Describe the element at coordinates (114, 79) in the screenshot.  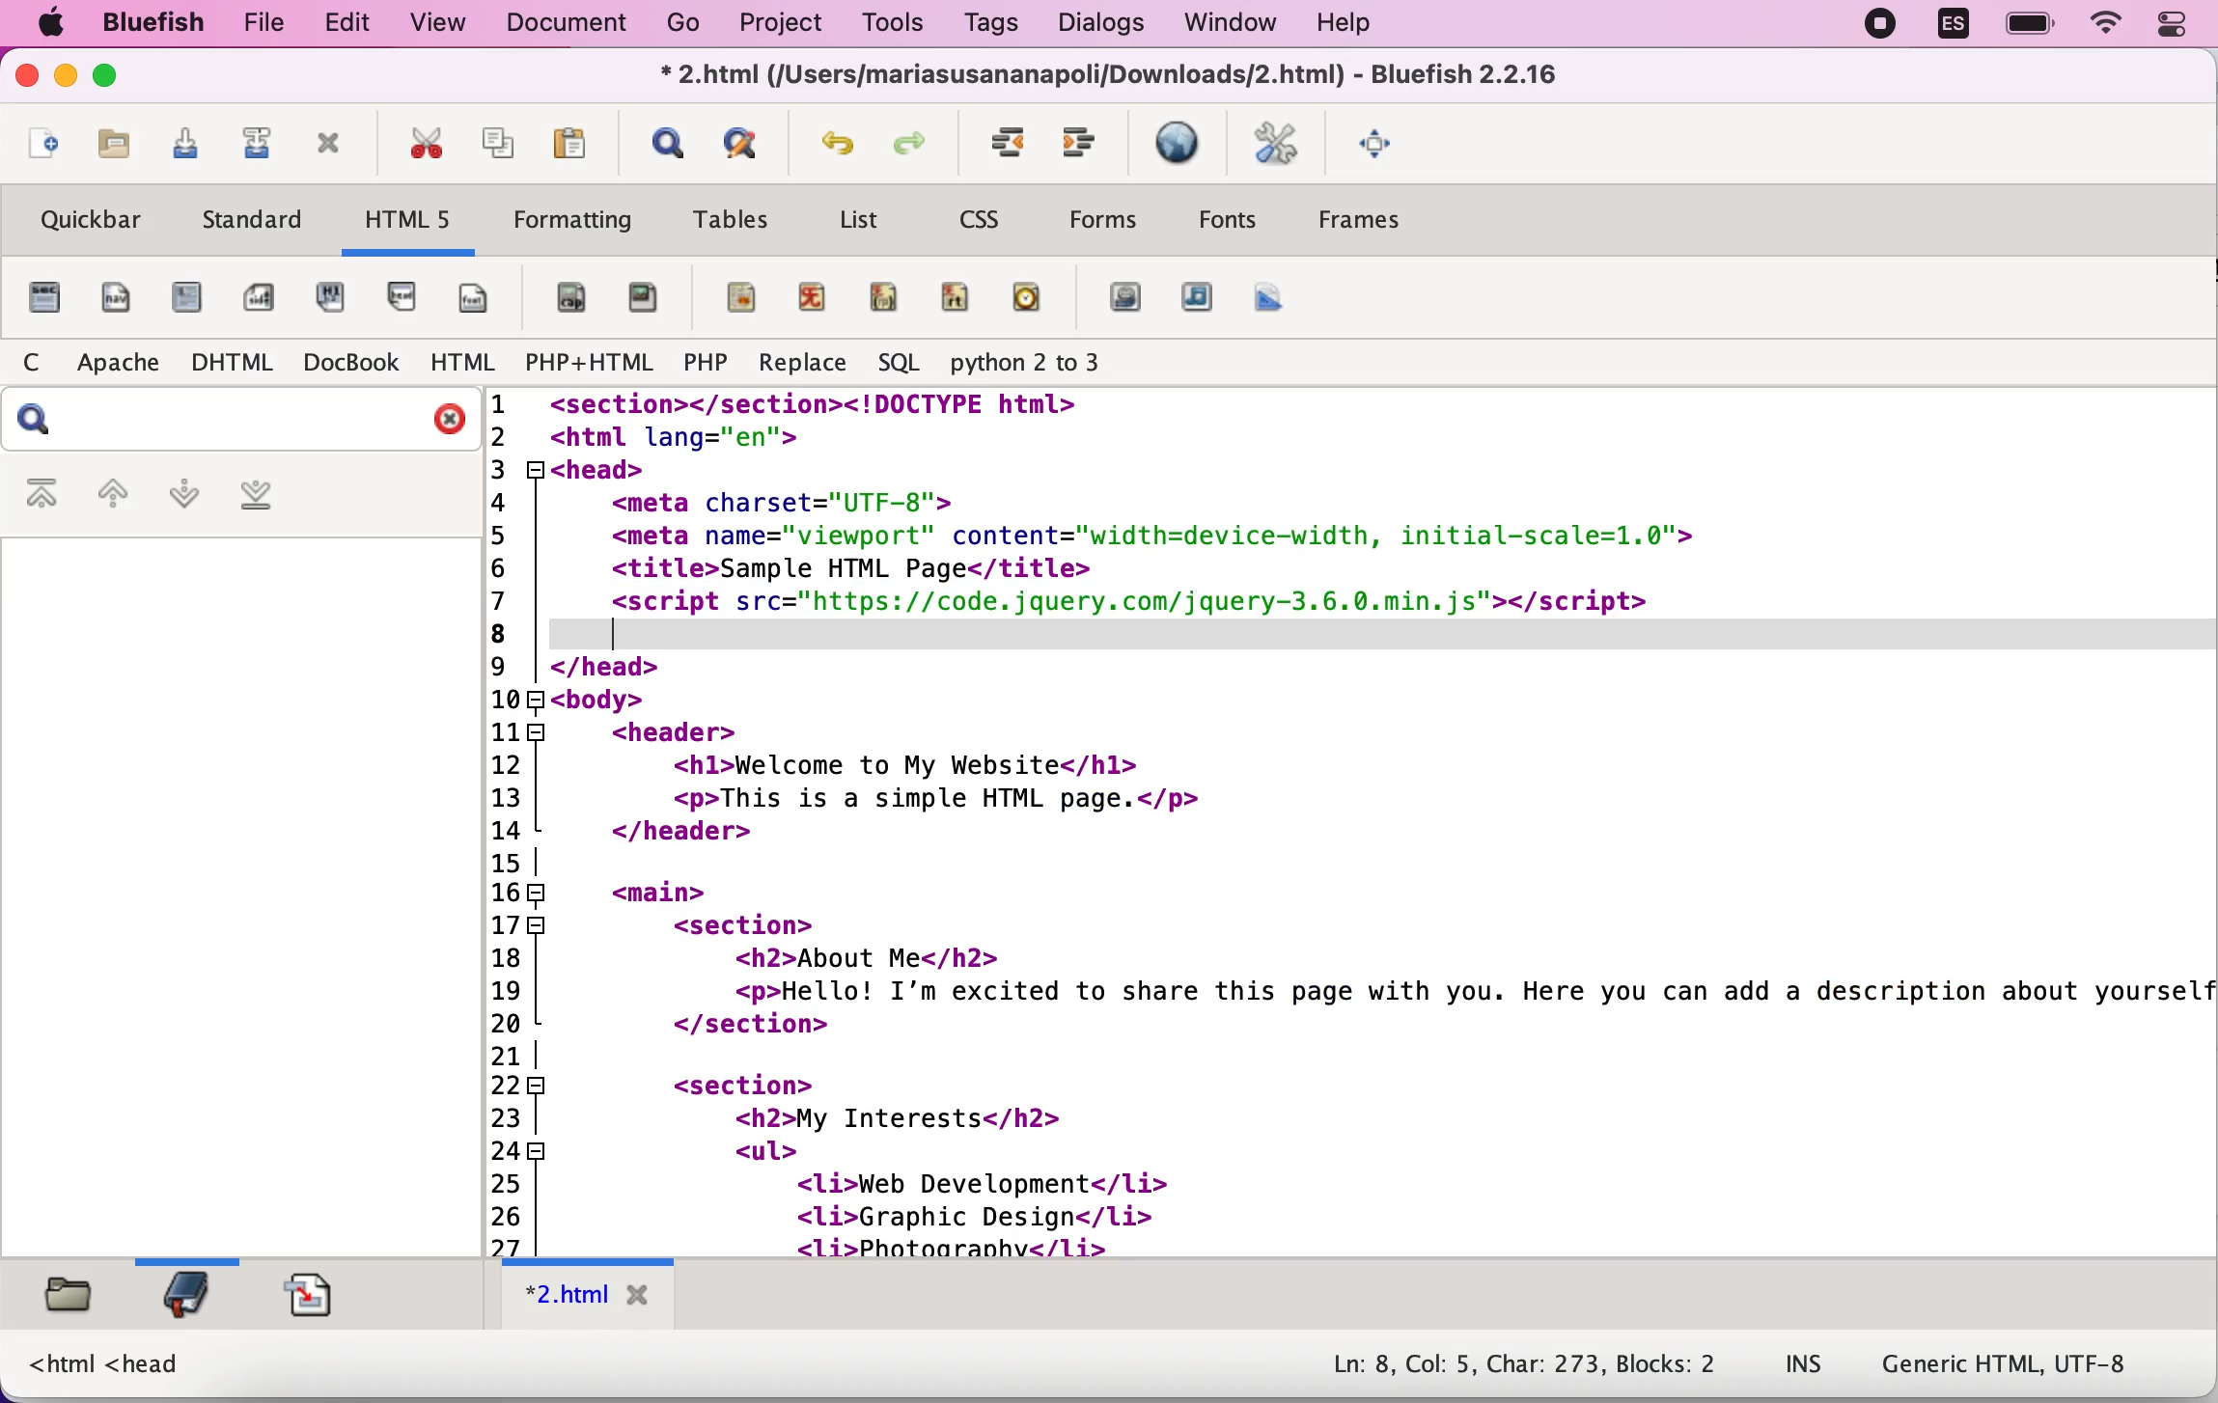
I see `maximize` at that location.